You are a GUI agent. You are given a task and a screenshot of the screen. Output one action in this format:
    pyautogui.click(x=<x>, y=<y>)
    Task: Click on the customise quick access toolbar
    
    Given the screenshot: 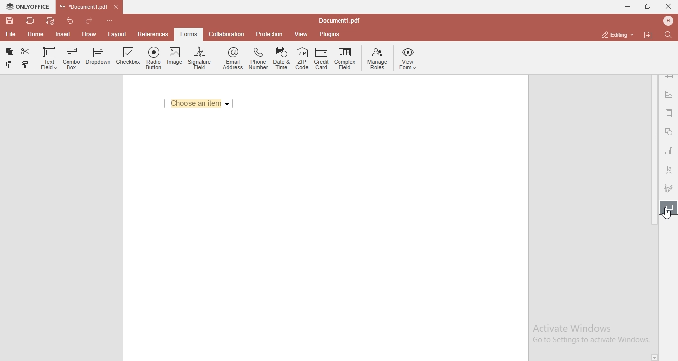 What is the action you would take?
    pyautogui.click(x=111, y=20)
    